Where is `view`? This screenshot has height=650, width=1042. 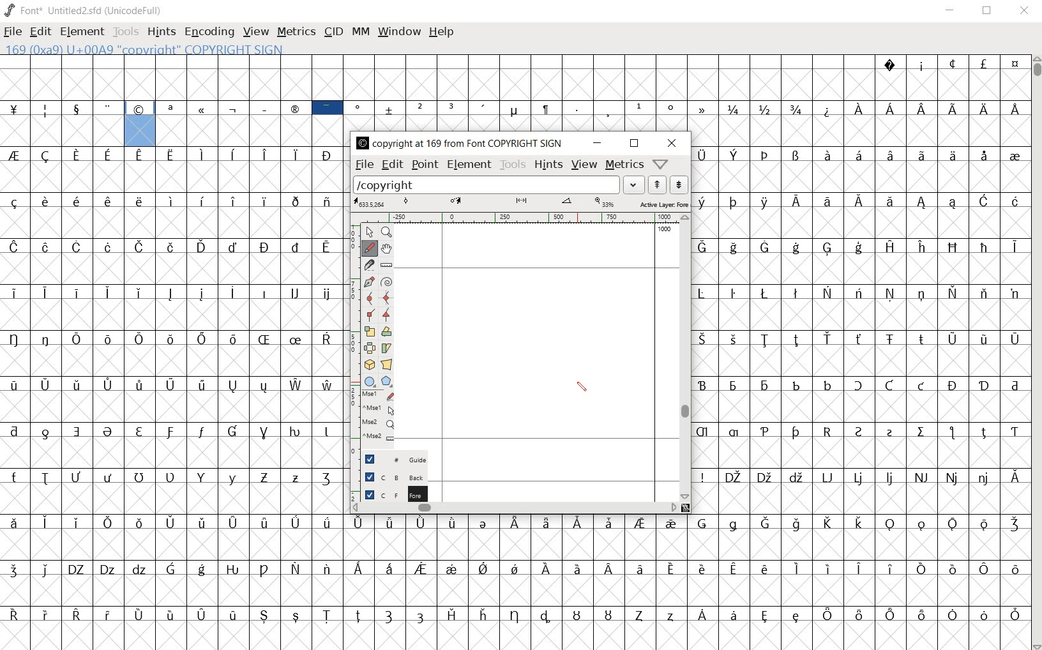 view is located at coordinates (256, 33).